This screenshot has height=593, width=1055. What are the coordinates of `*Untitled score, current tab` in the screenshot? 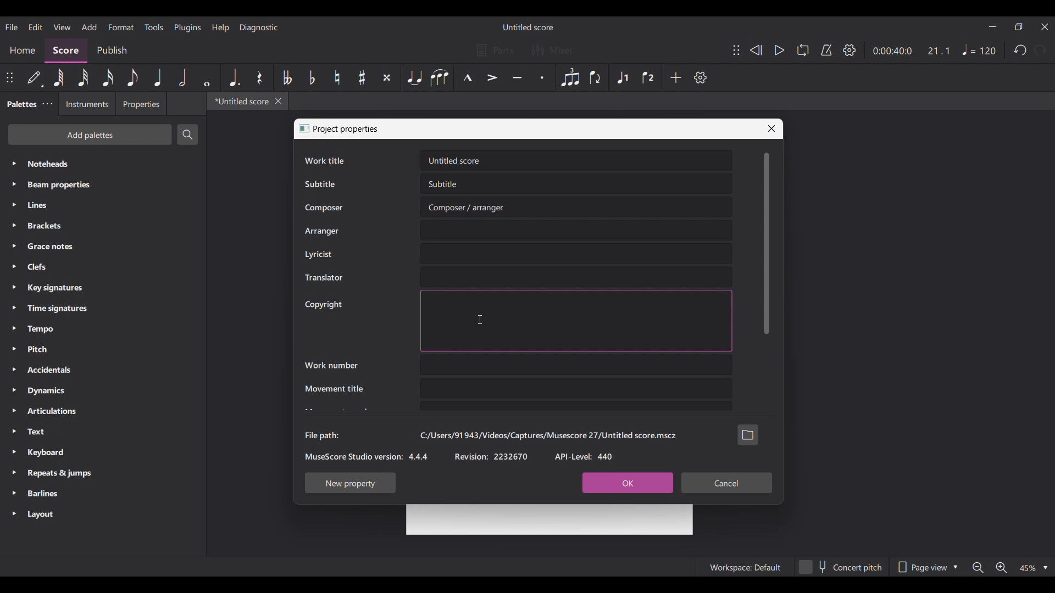 It's located at (240, 101).